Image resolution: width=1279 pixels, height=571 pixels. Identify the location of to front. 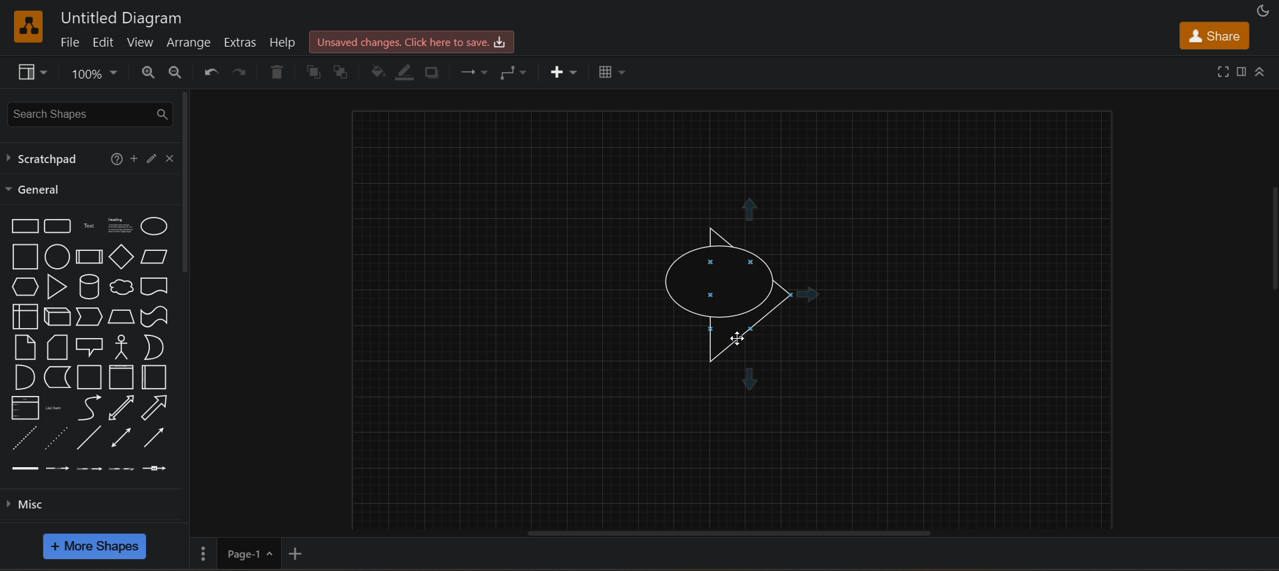
(314, 72).